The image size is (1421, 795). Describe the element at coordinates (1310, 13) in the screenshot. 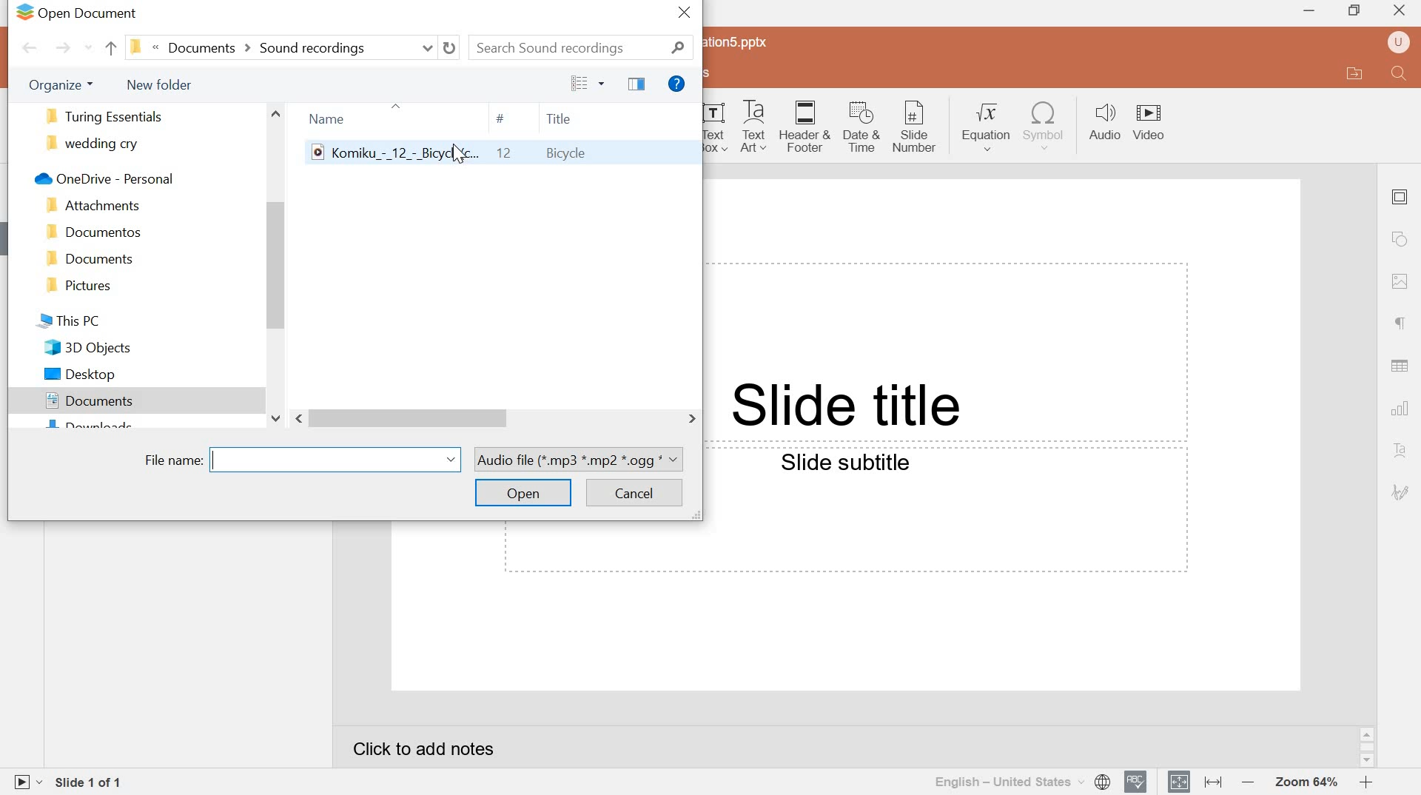

I see `MINIMIZE` at that location.